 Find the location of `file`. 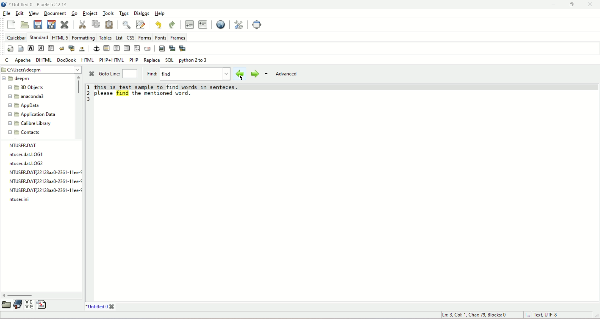

file is located at coordinates (7, 13).